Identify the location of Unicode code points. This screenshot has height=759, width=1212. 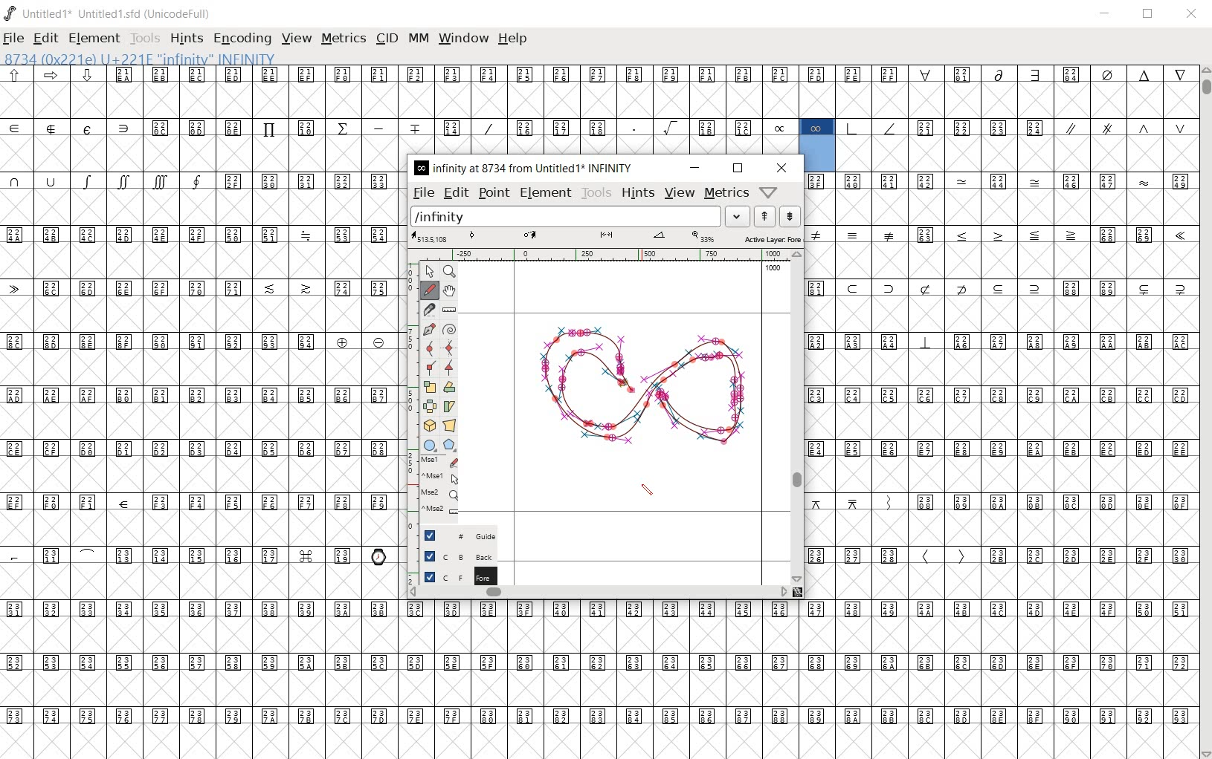
(1069, 341).